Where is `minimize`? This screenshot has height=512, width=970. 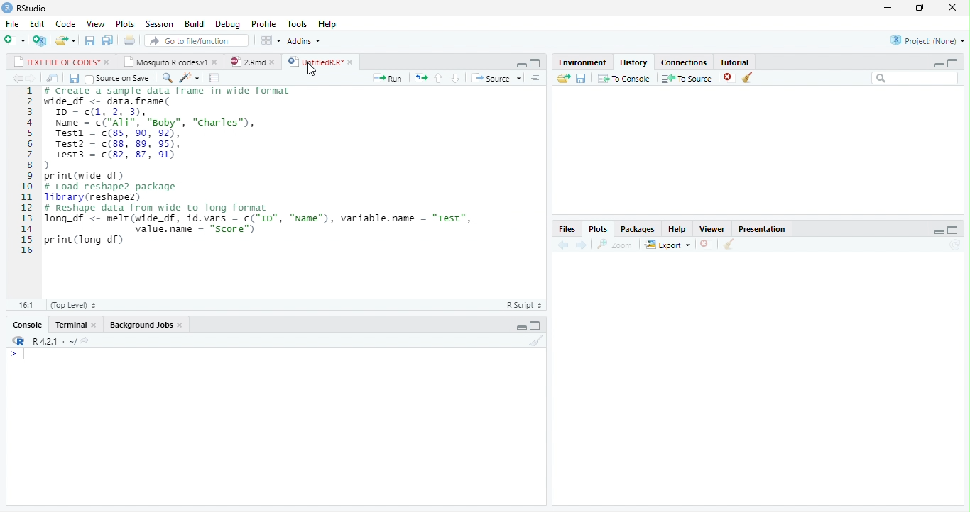
minimize is located at coordinates (887, 9).